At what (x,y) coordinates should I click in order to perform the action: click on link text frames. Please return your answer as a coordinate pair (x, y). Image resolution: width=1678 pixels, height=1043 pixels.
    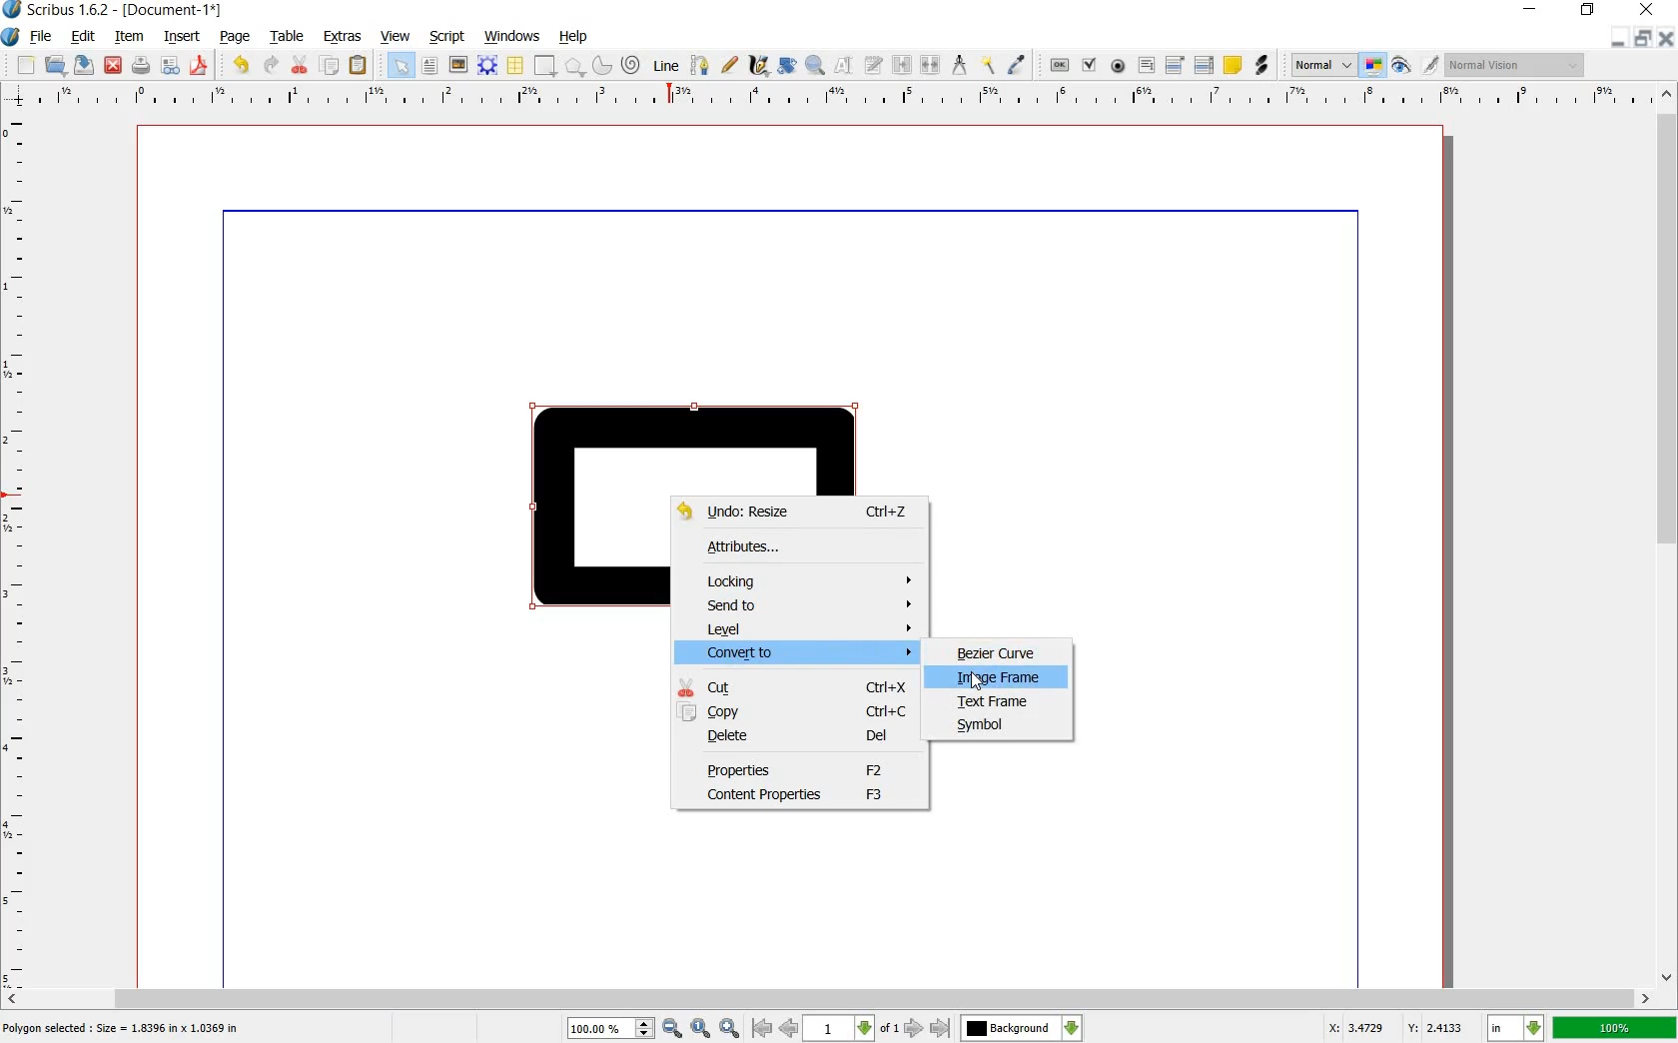
    Looking at the image, I should click on (901, 64).